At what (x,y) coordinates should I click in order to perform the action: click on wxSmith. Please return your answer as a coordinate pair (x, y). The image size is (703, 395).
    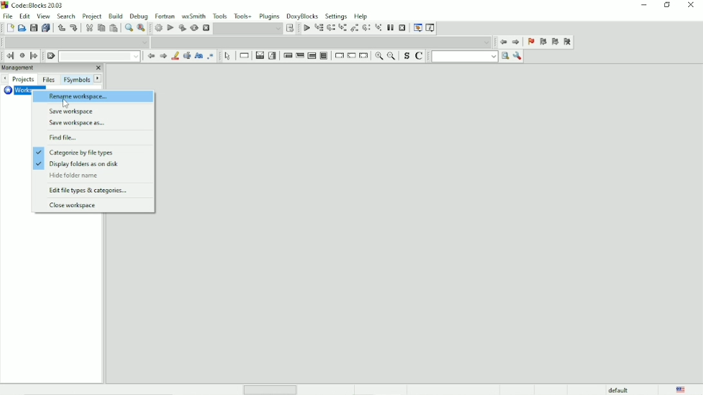
    Looking at the image, I should click on (194, 16).